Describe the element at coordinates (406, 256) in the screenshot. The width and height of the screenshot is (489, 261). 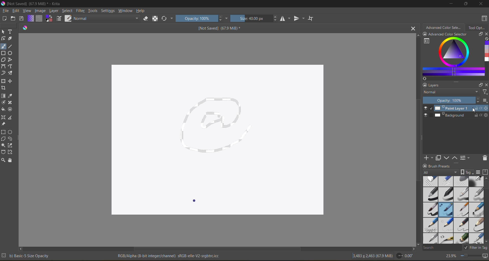
I see `rotate` at that location.